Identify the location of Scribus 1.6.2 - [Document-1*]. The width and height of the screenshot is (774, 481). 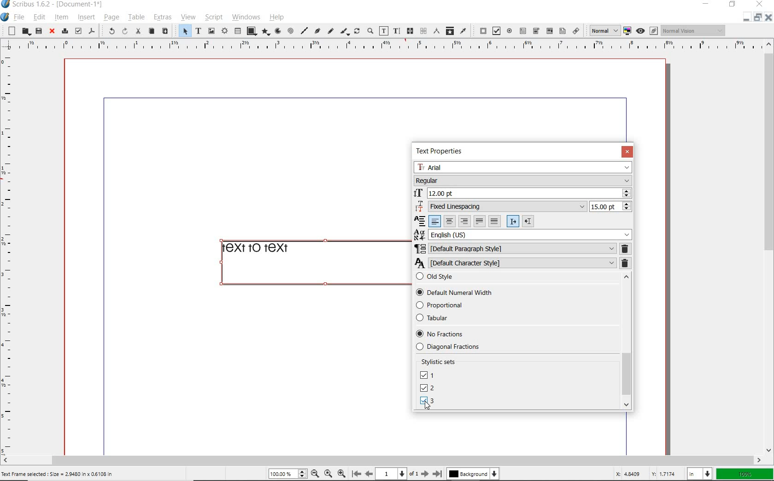
(55, 6).